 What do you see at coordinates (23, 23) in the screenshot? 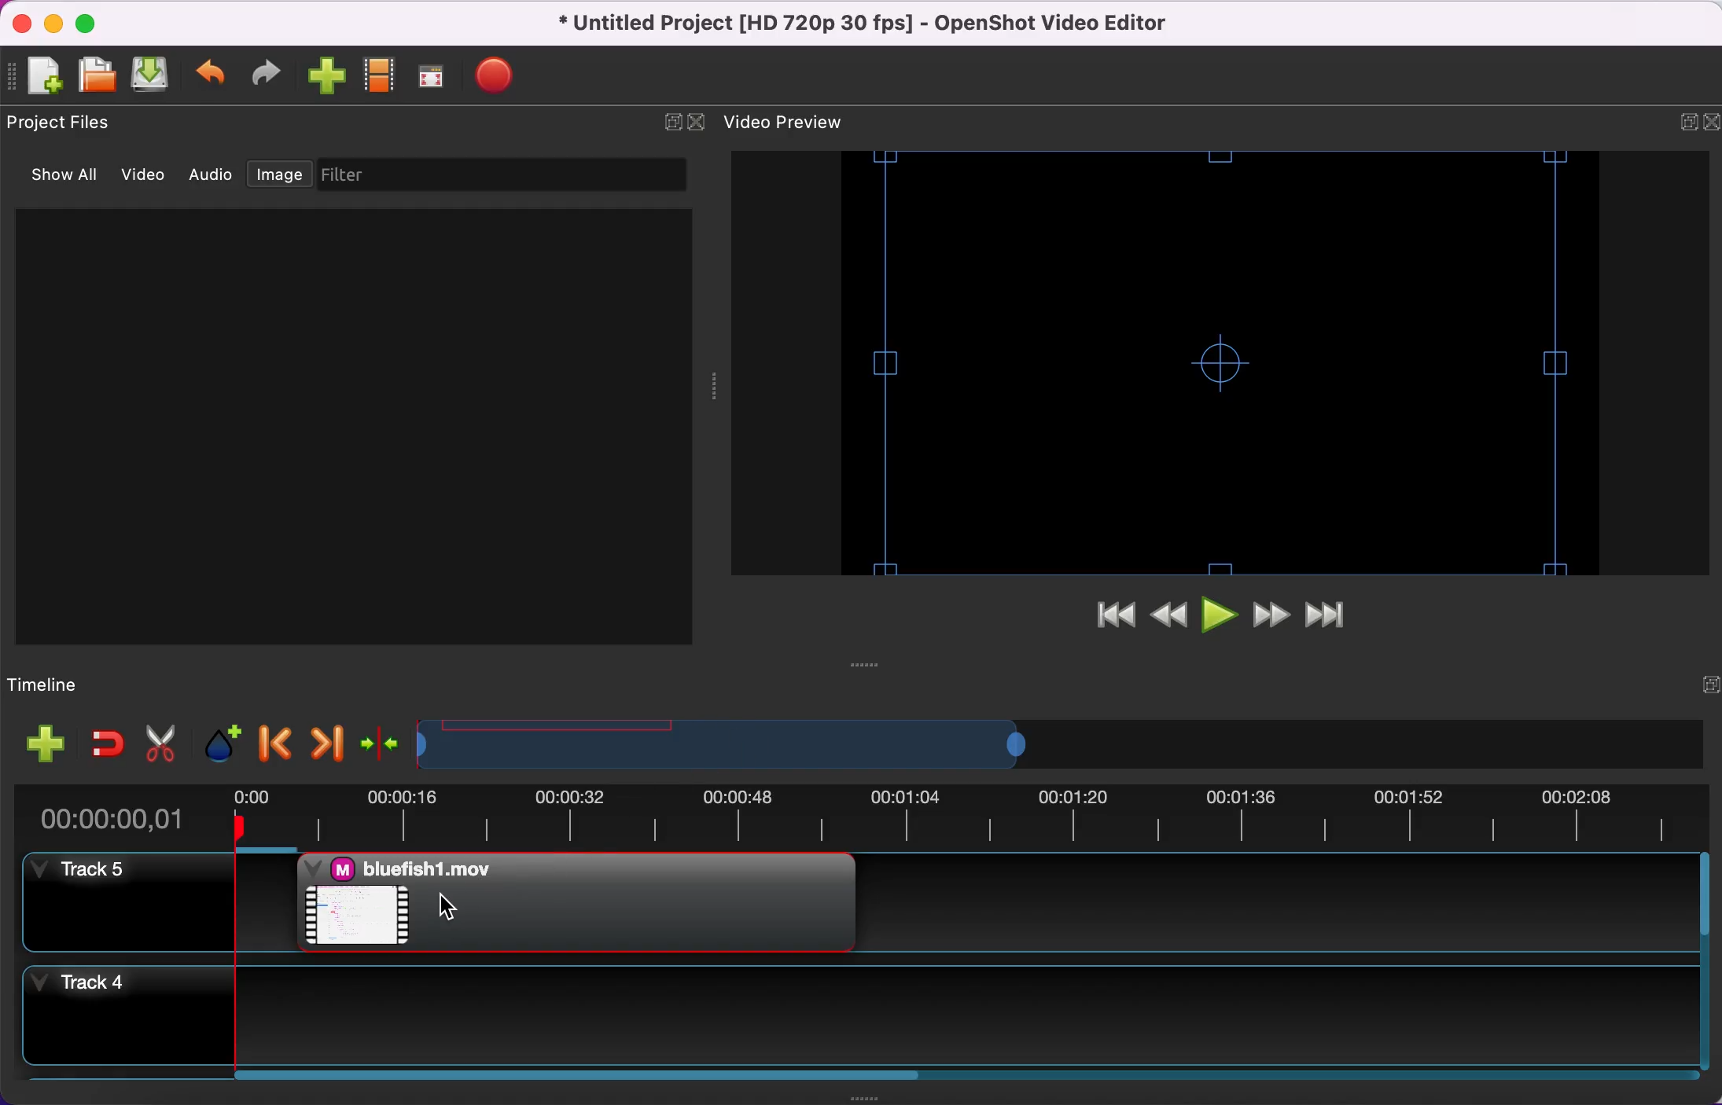
I see `close` at bounding box center [23, 23].